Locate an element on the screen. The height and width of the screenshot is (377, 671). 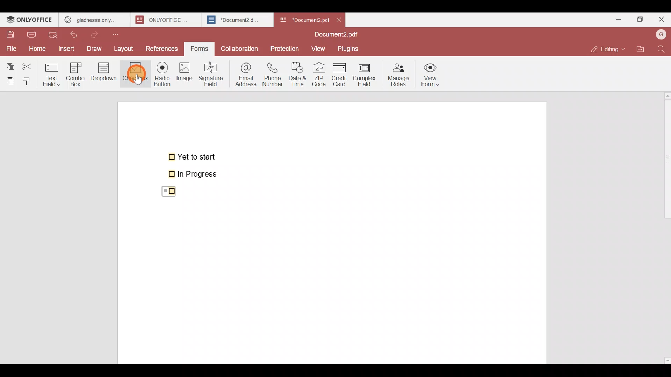
References is located at coordinates (162, 49).